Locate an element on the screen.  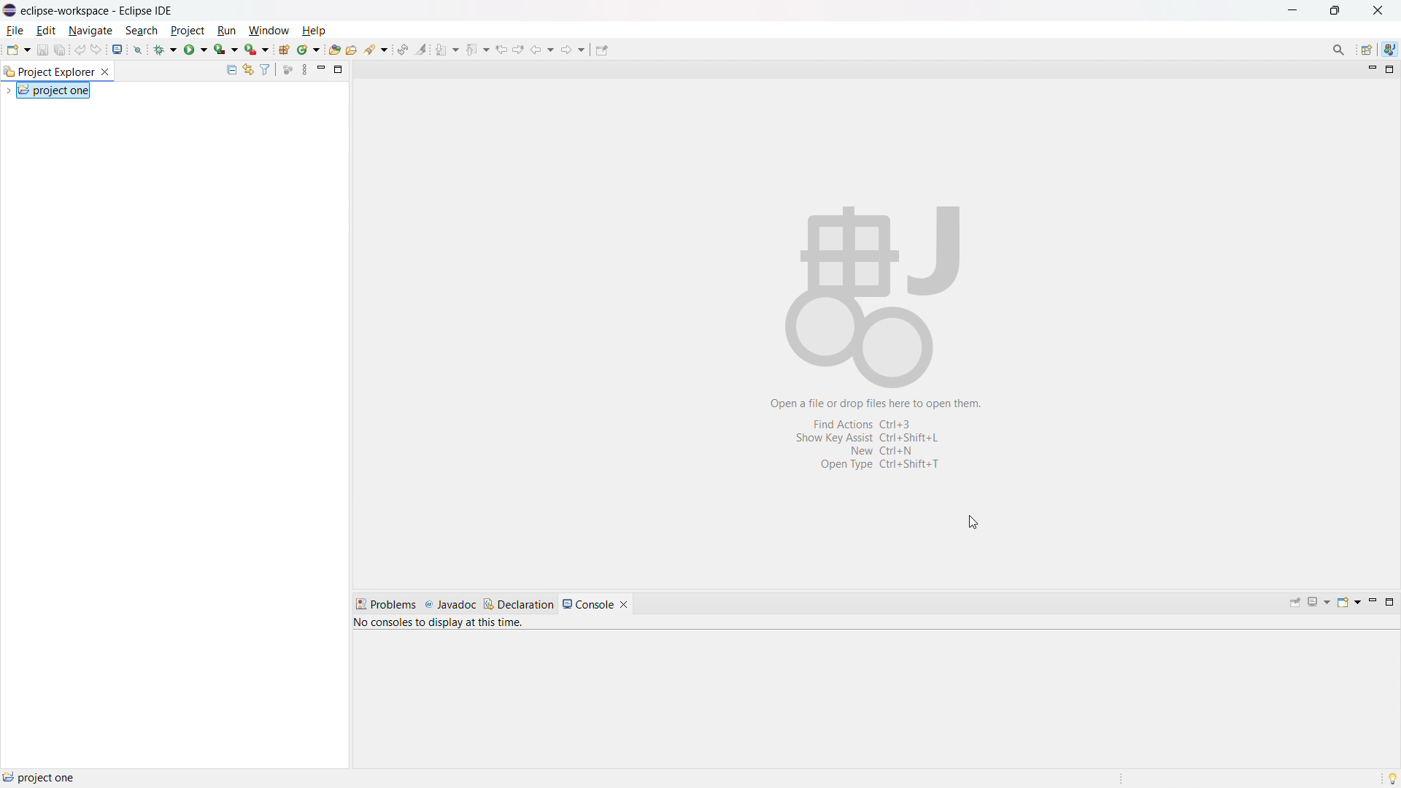
close project explorer is located at coordinates (105, 72).